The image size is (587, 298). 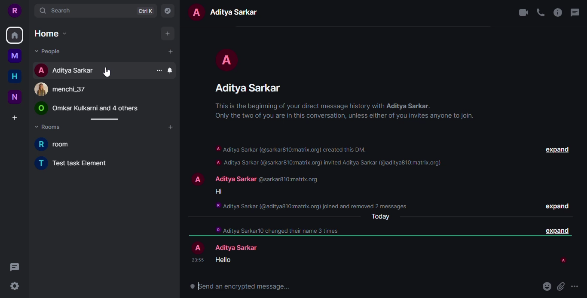 I want to click on new, so click(x=14, y=97).